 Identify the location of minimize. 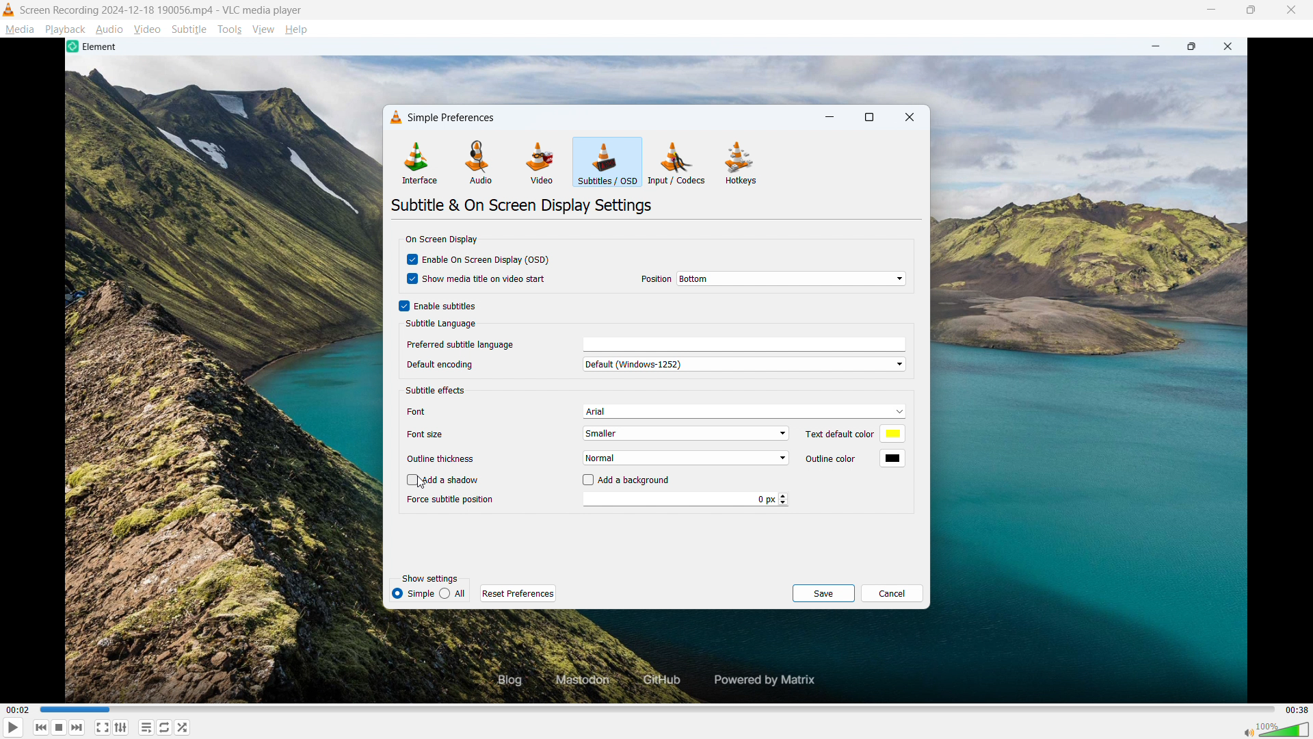
(1152, 47).